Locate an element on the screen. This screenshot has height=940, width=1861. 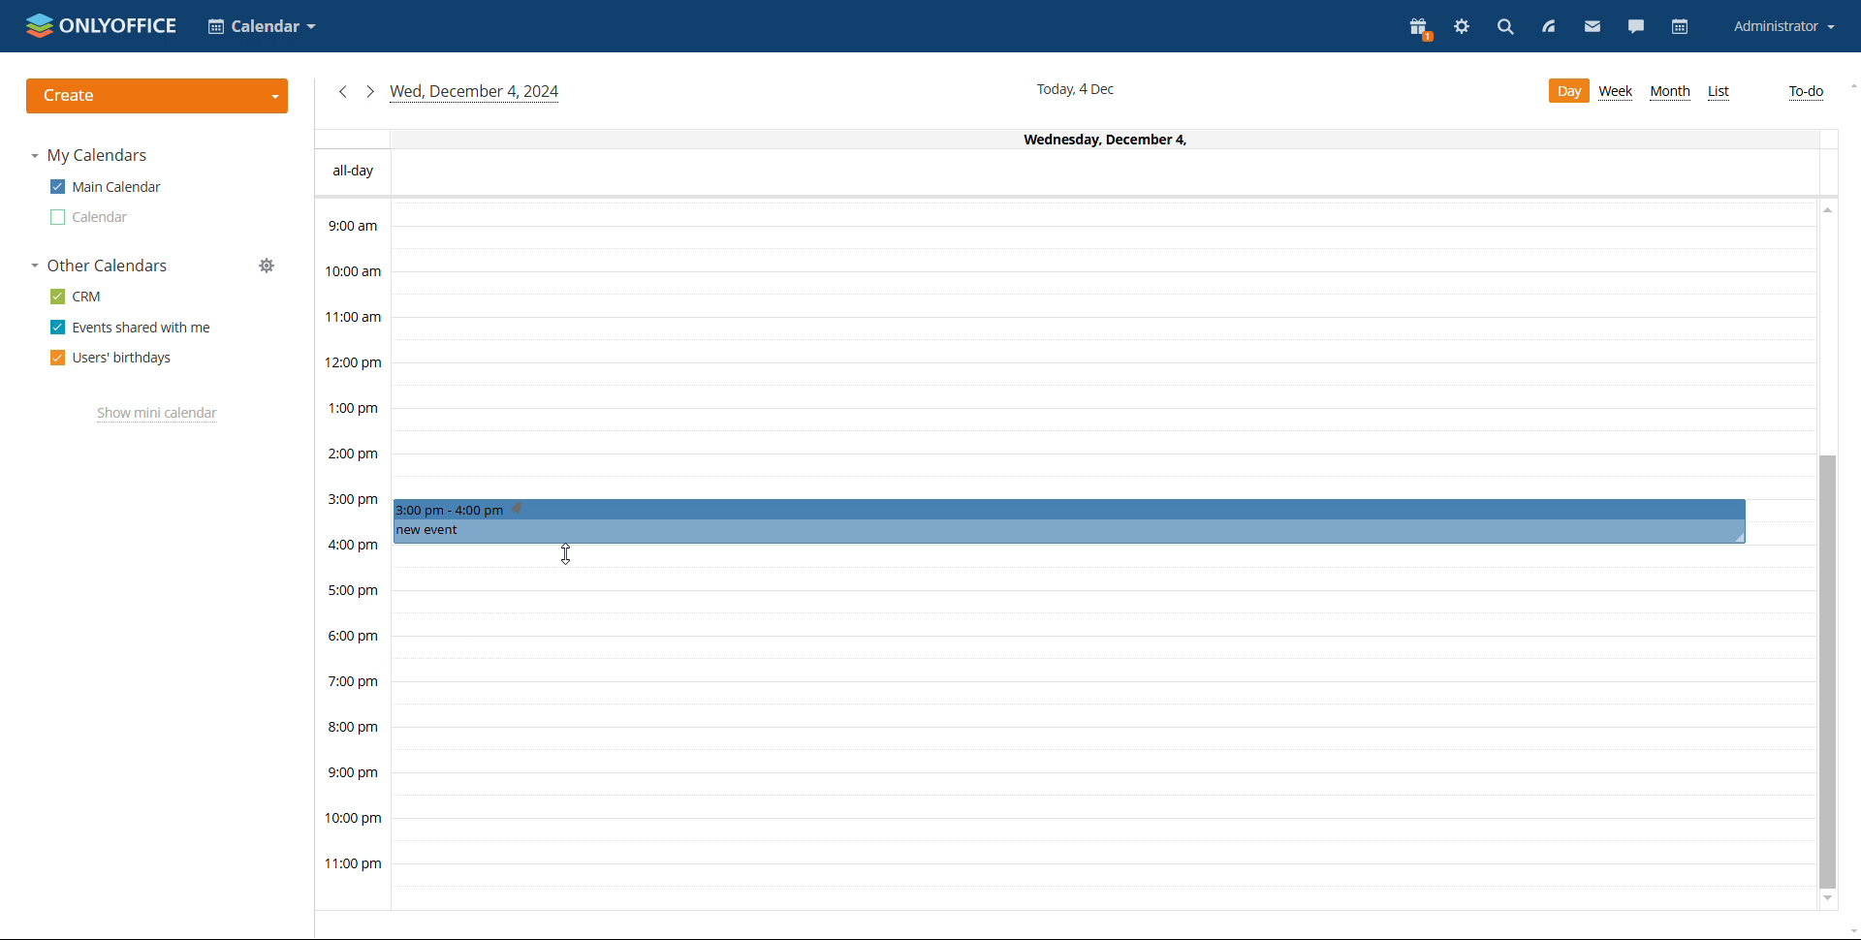
mail is located at coordinates (1590, 26).